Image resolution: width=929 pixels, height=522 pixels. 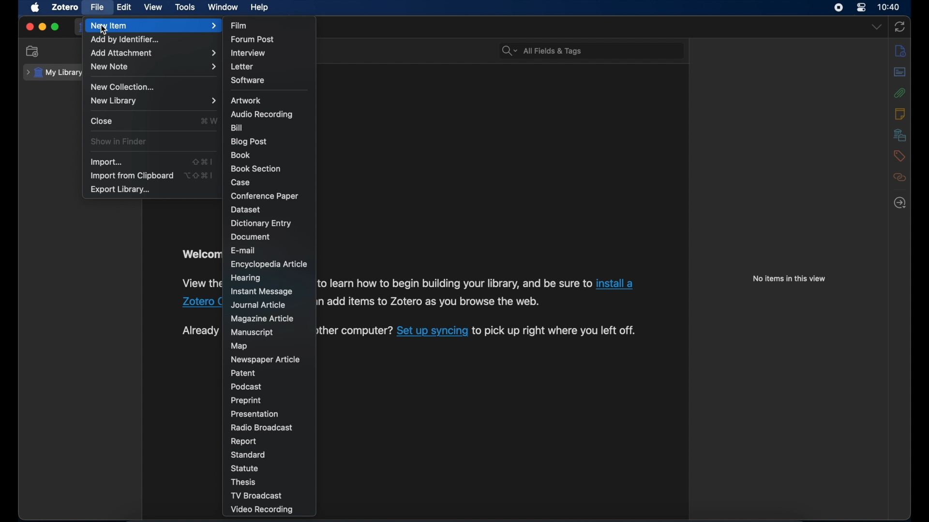 I want to click on control center, so click(x=861, y=8).